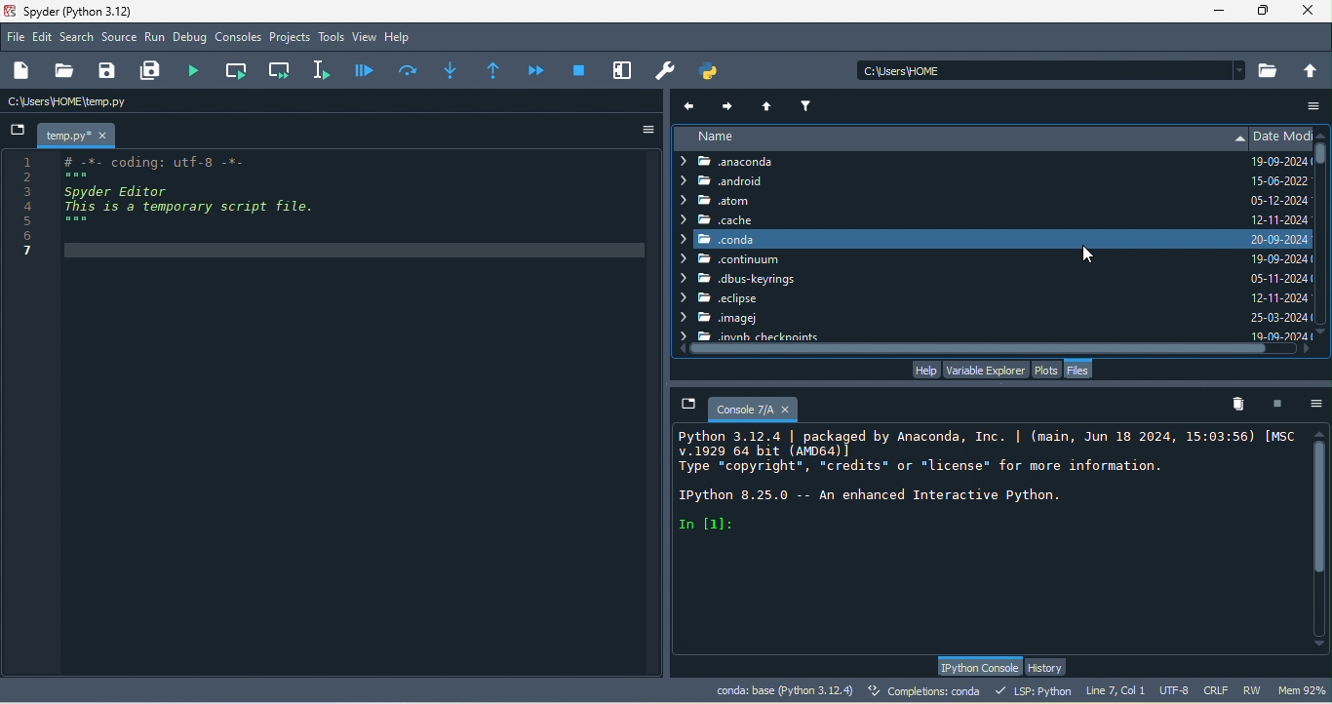 The image size is (1332, 704). Describe the element at coordinates (714, 71) in the screenshot. I see `pythonpath manager` at that location.